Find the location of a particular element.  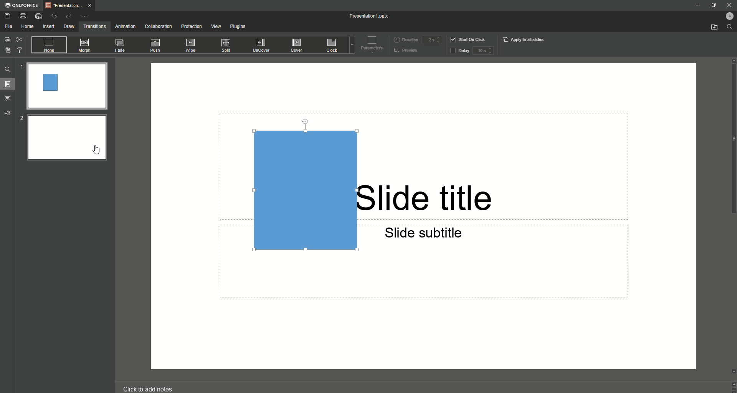

File is located at coordinates (8, 26).